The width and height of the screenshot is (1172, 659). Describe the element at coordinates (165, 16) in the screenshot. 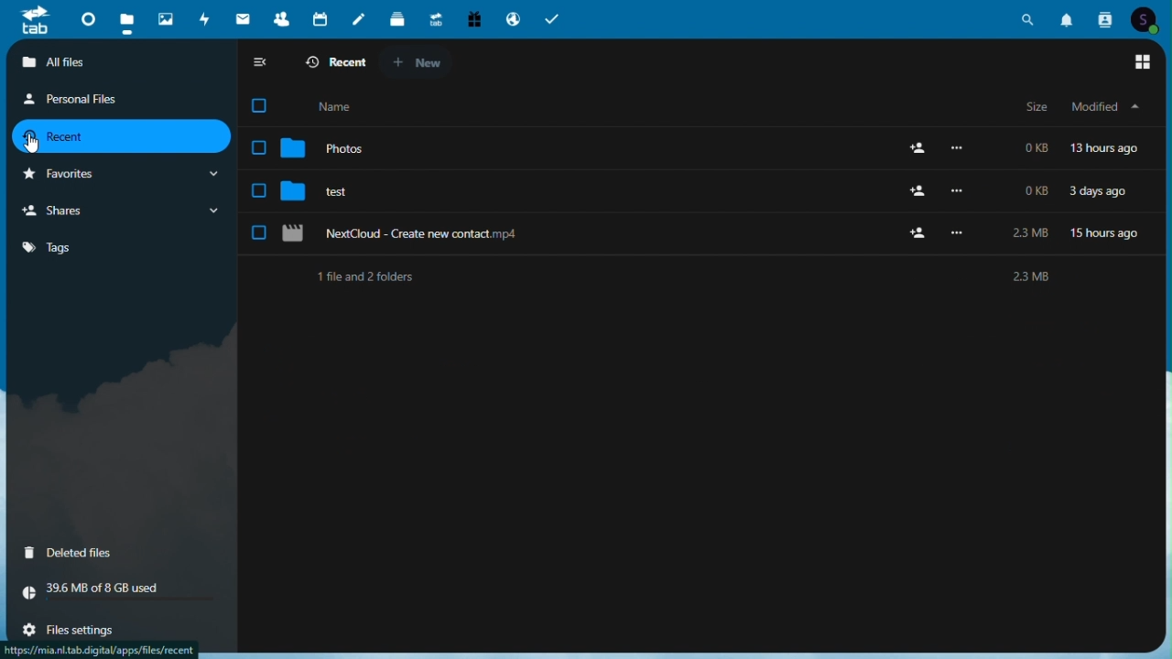

I see `photos` at that location.